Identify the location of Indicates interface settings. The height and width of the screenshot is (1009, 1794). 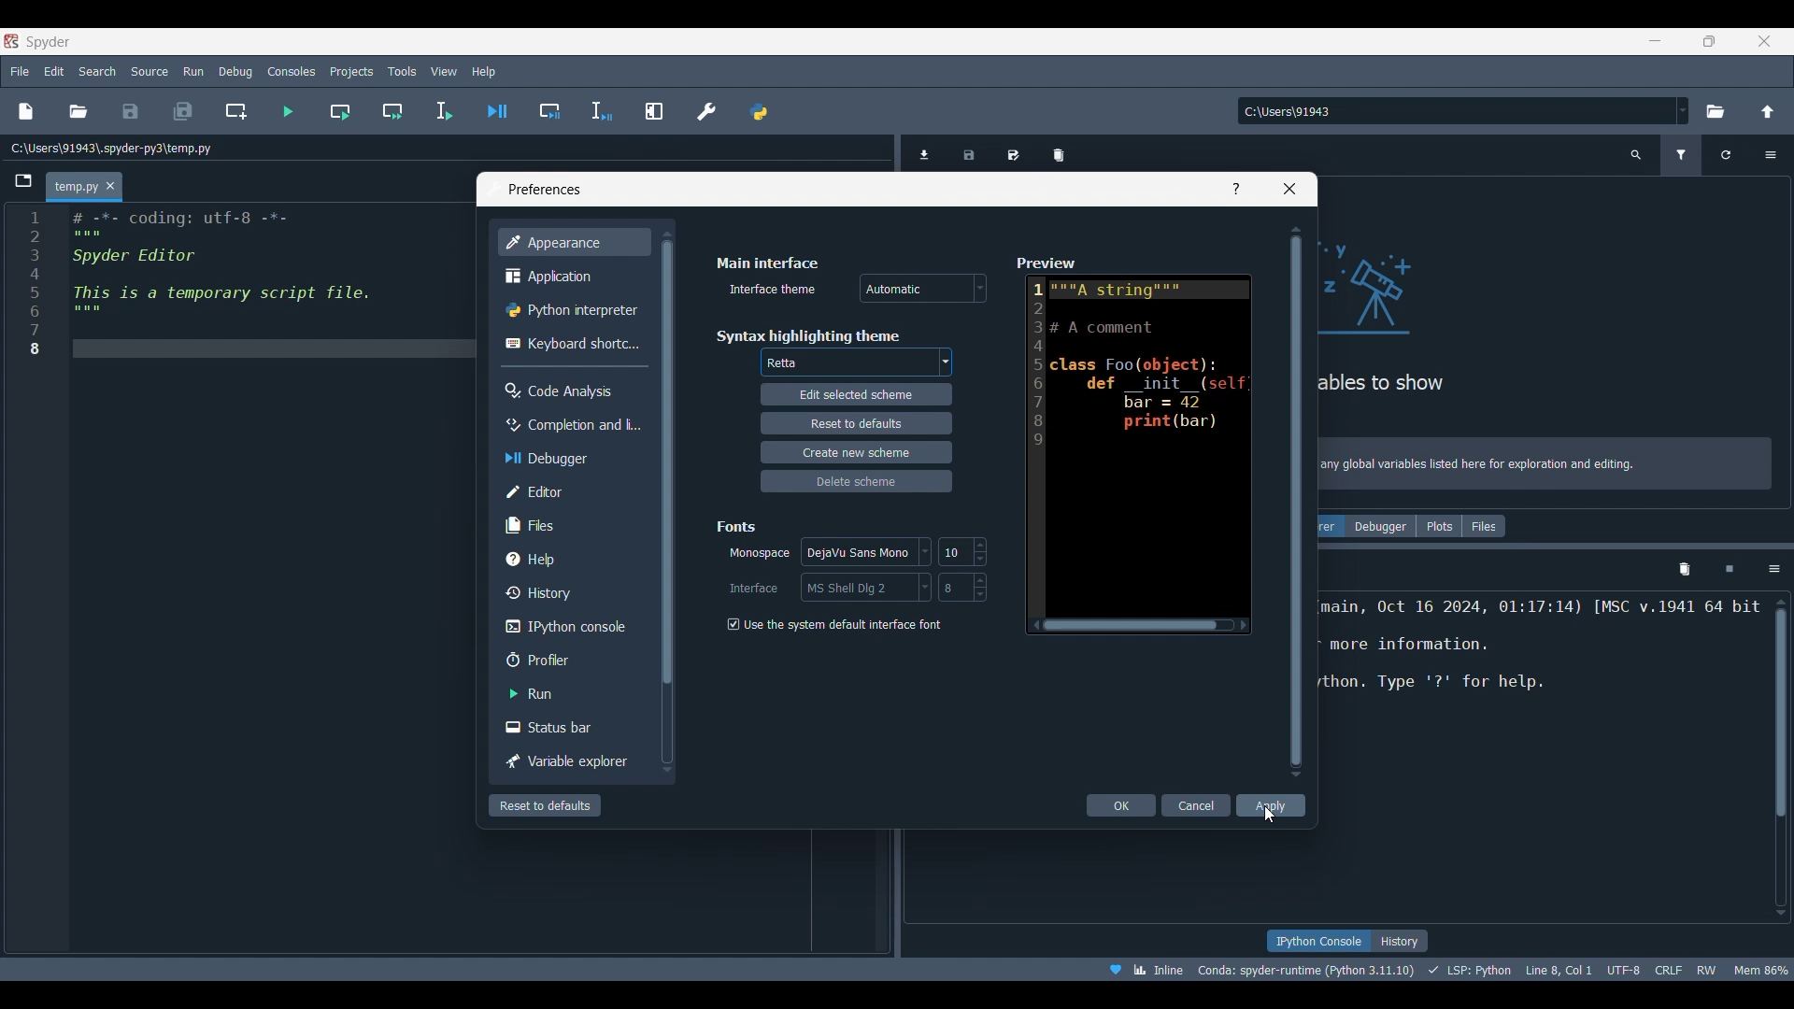
(754, 589).